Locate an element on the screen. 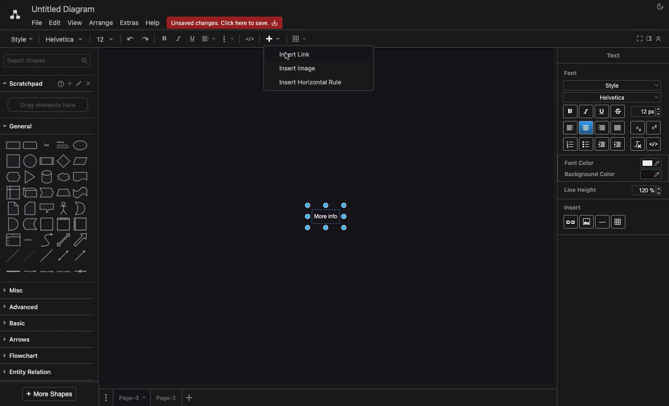 This screenshot has width=669, height=406. Bold is located at coordinates (165, 38).